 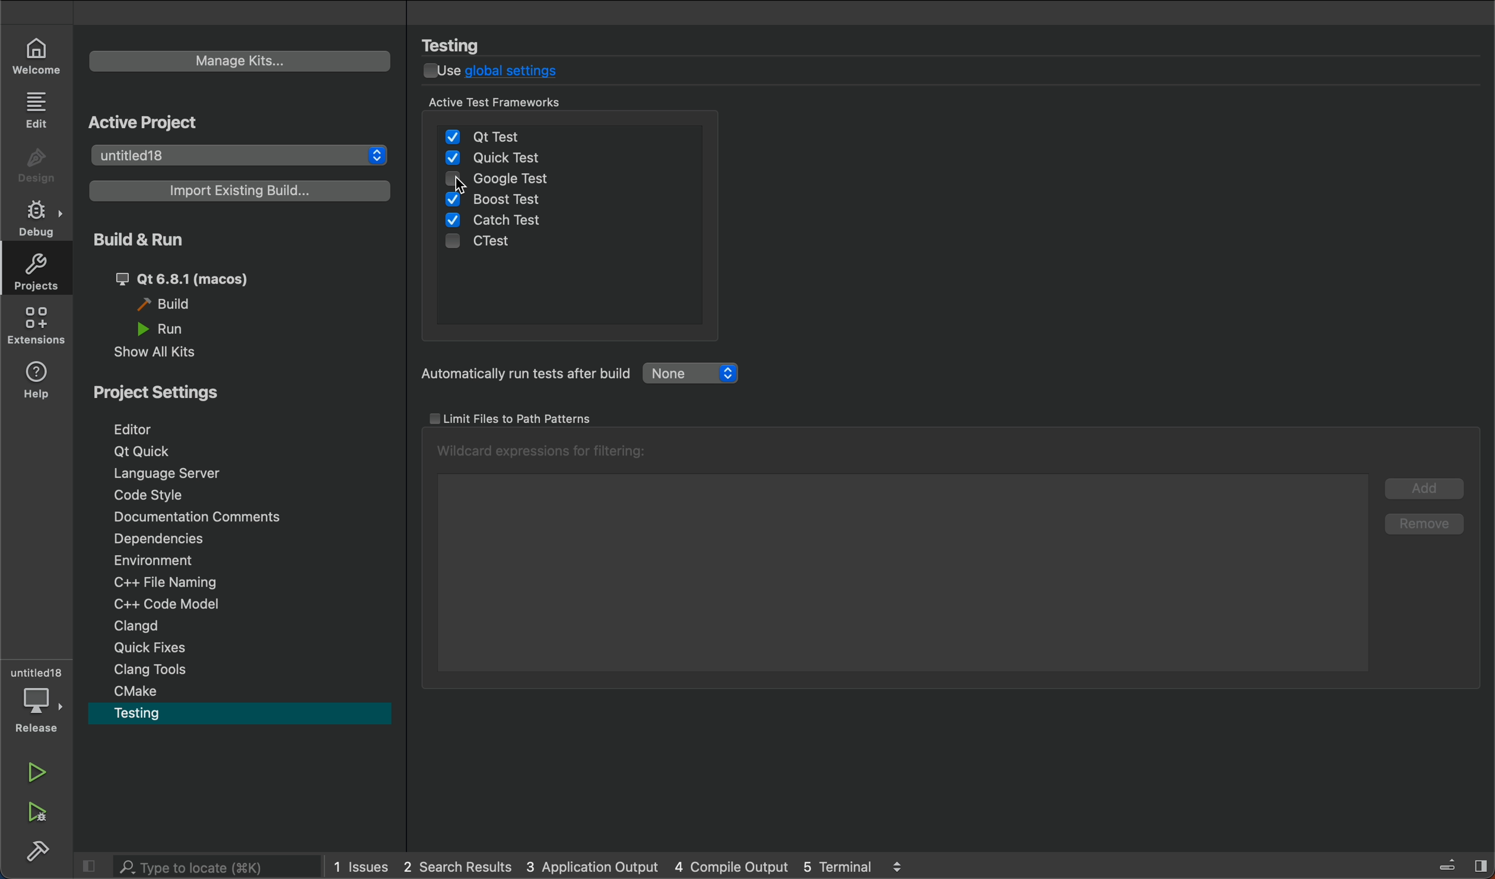 What do you see at coordinates (35, 218) in the screenshot?
I see `debug` at bounding box center [35, 218].